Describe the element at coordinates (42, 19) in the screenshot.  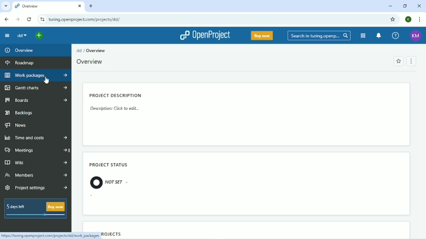
I see `View site information` at that location.